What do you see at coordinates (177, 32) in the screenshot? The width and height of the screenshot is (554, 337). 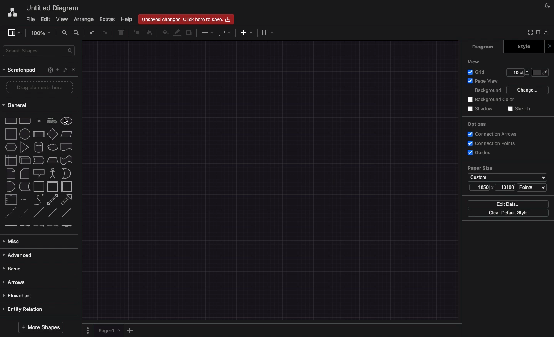 I see `Line color` at bounding box center [177, 32].